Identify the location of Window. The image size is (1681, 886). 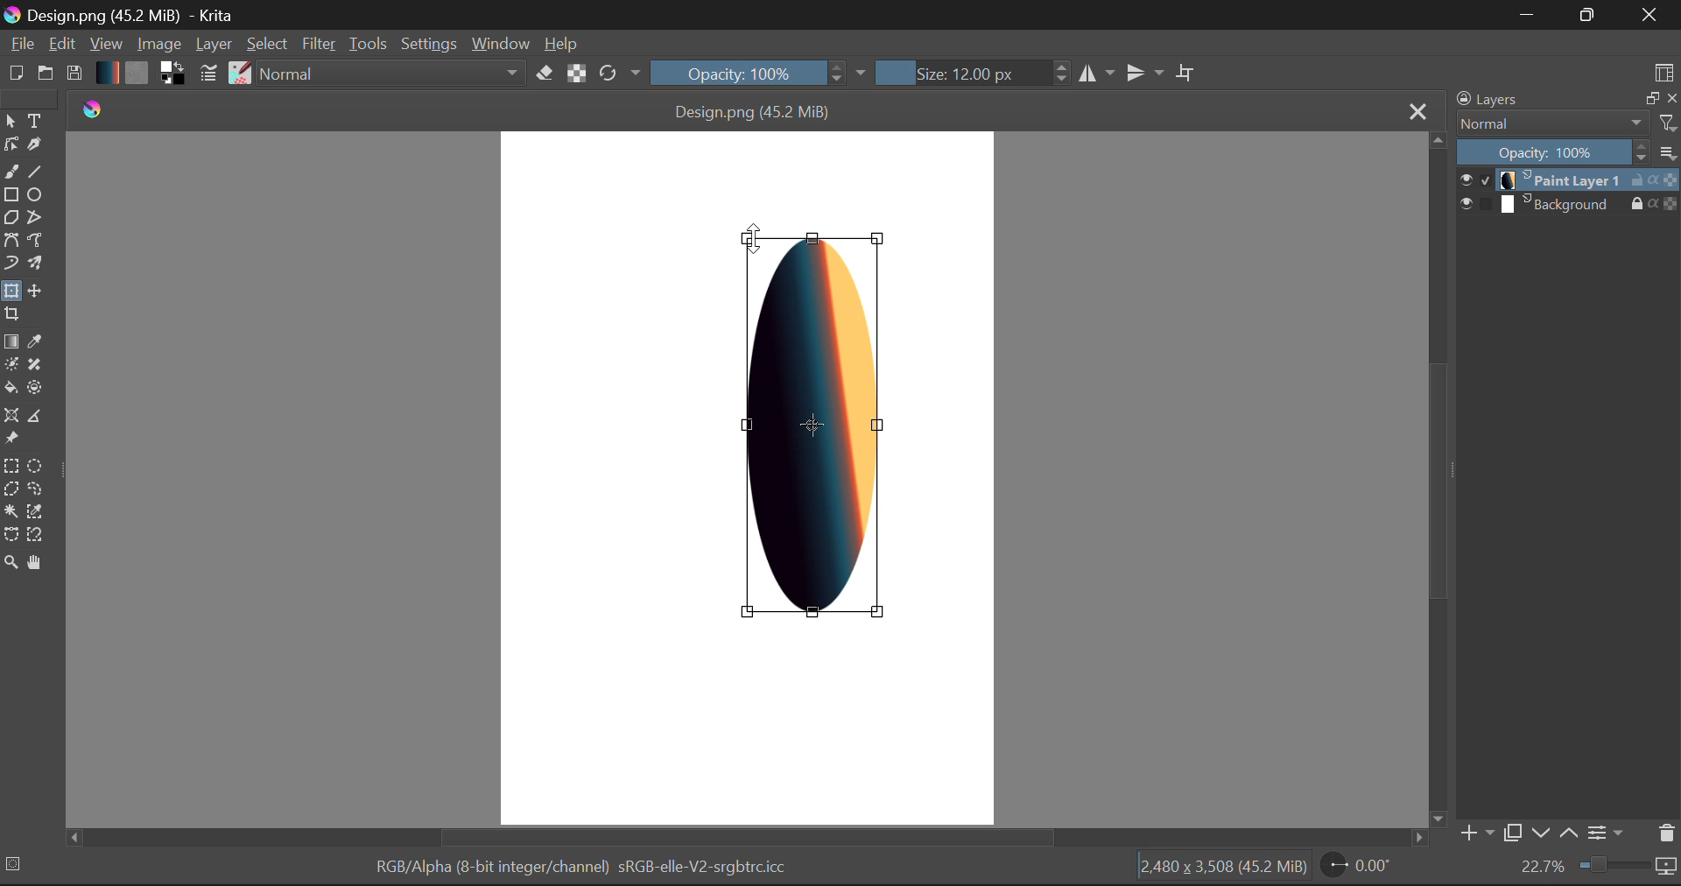
(500, 45).